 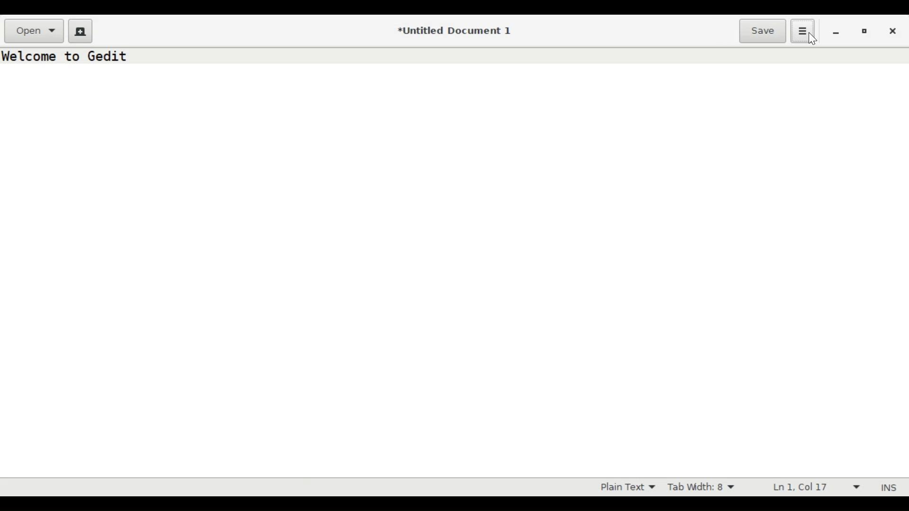 I want to click on Application menu, so click(x=803, y=31).